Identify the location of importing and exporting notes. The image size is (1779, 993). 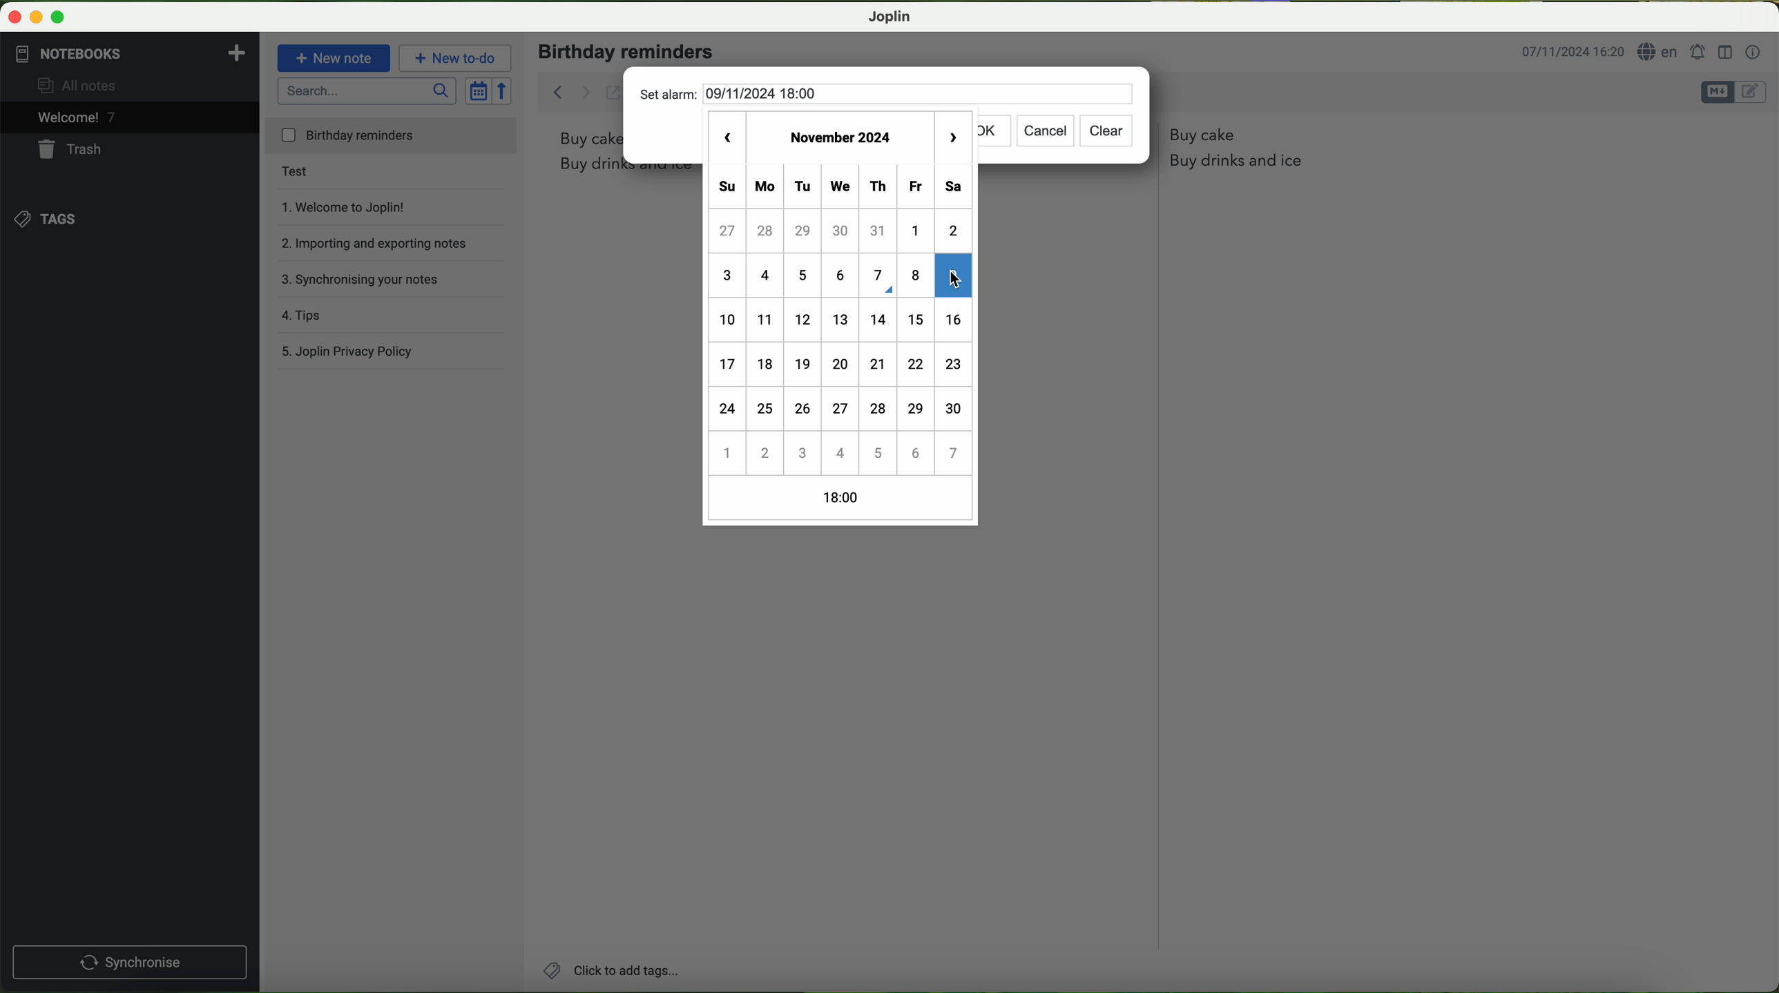
(381, 240).